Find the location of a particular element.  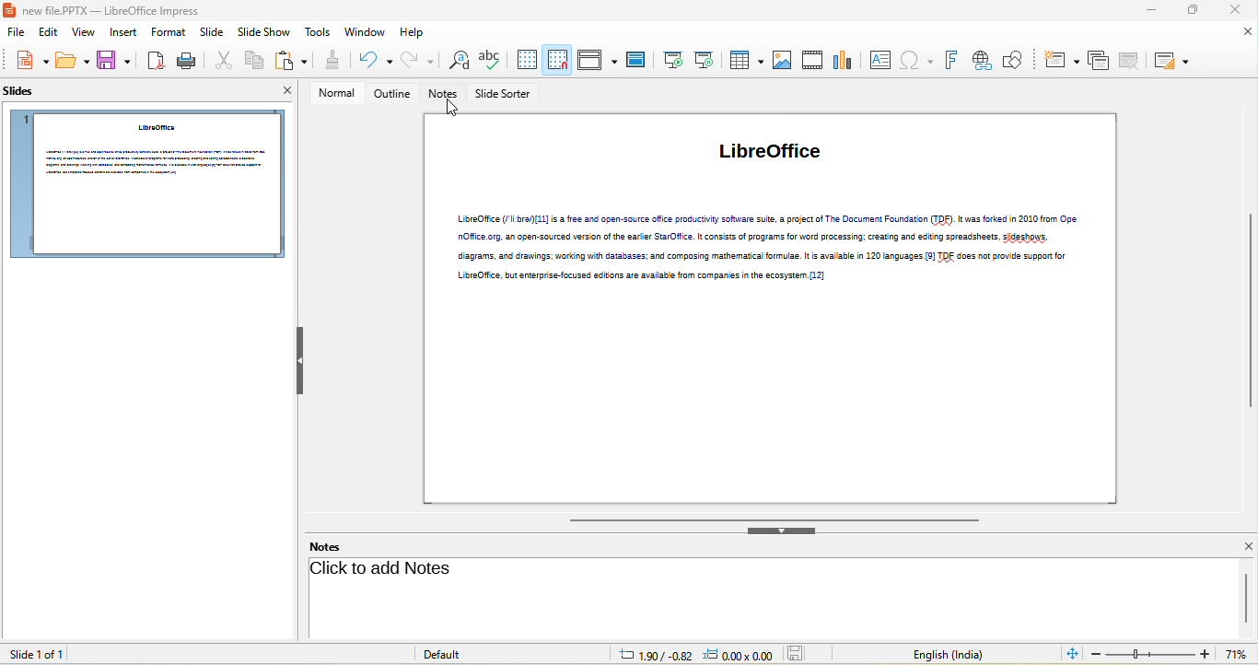

close is located at coordinates (1247, 546).